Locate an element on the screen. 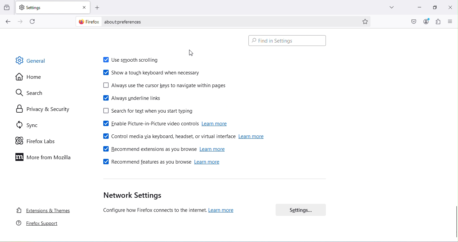 Image resolution: width=458 pixels, height=242 pixels. List all tabs is located at coordinates (389, 6).